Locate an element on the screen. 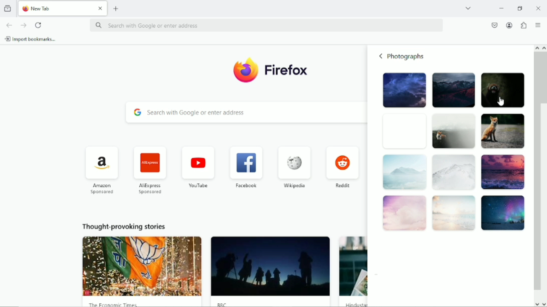 This screenshot has height=307, width=547. Photograph is located at coordinates (452, 131).